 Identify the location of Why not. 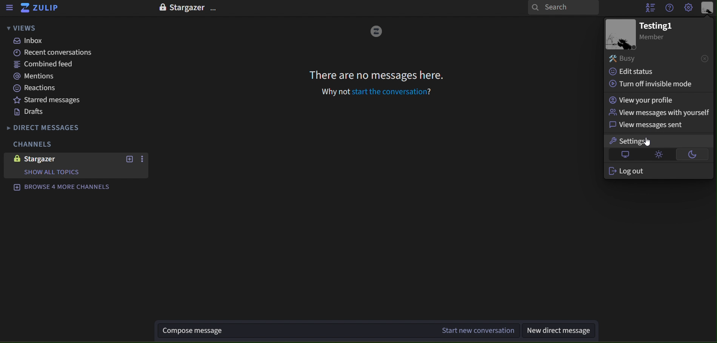
(335, 92).